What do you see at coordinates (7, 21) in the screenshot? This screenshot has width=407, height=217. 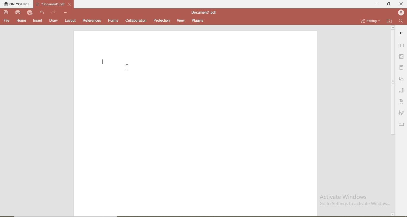 I see `file` at bounding box center [7, 21].